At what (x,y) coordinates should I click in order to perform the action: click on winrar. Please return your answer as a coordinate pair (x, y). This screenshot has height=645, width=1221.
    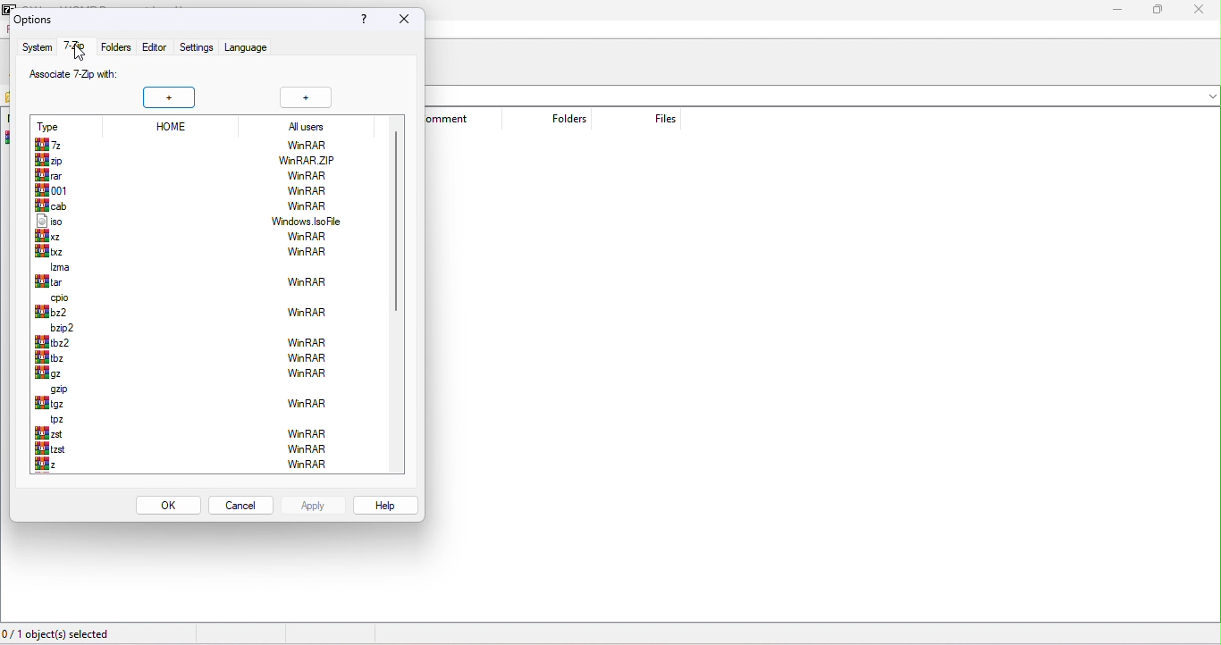
    Looking at the image, I should click on (309, 237).